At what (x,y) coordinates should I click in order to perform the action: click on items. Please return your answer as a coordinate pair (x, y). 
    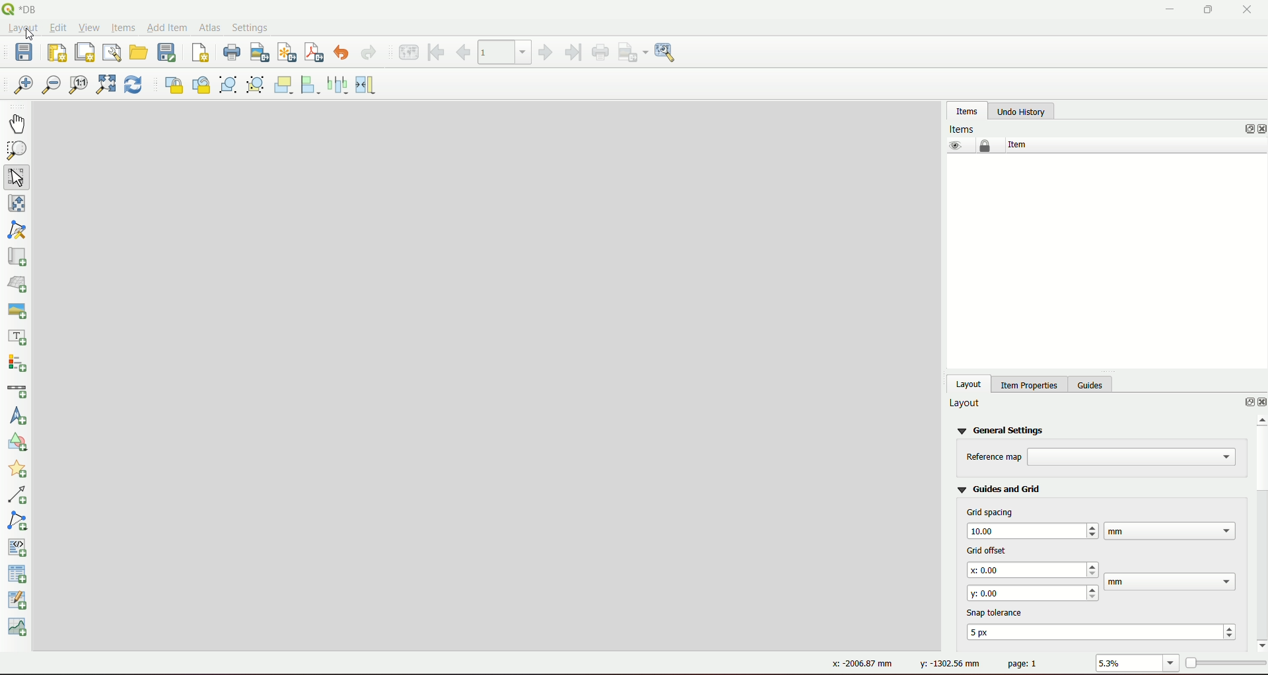
    Looking at the image, I should click on (967, 110).